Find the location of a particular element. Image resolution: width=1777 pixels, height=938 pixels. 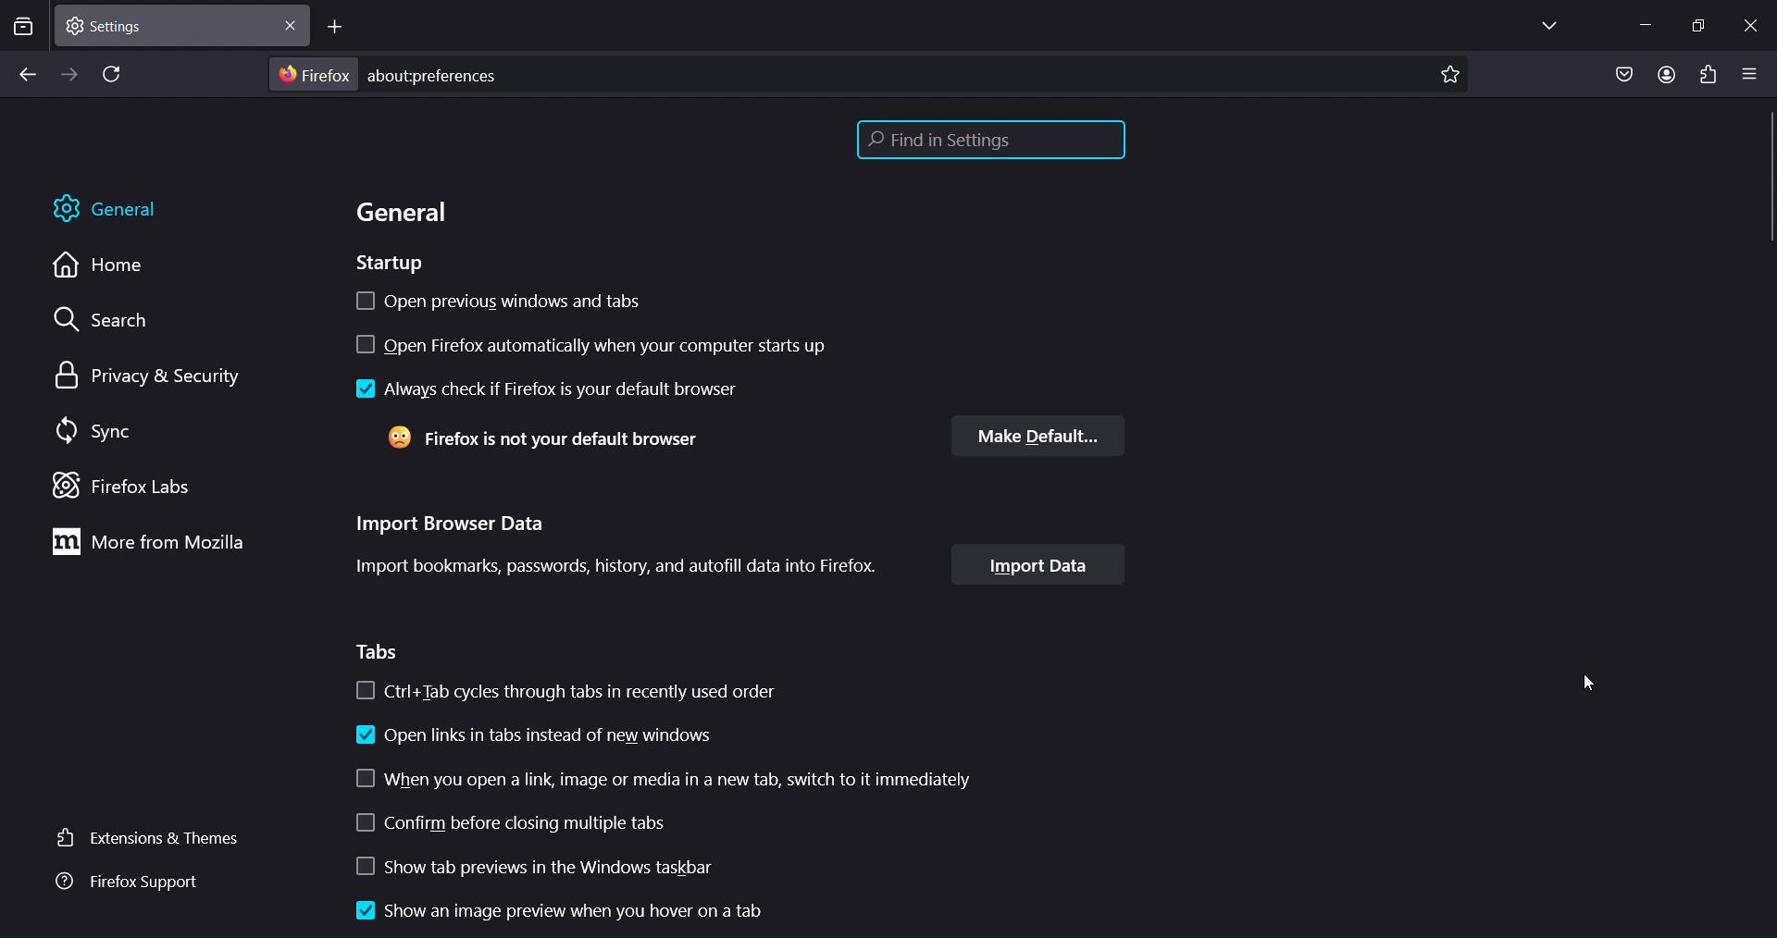

tabs is located at coordinates (379, 652).